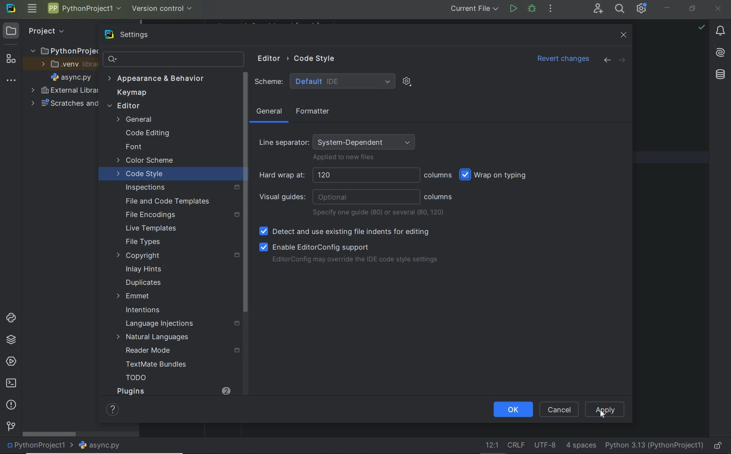 The width and height of the screenshot is (731, 454). Describe the element at coordinates (496, 176) in the screenshot. I see `wrap on typing selected` at that location.